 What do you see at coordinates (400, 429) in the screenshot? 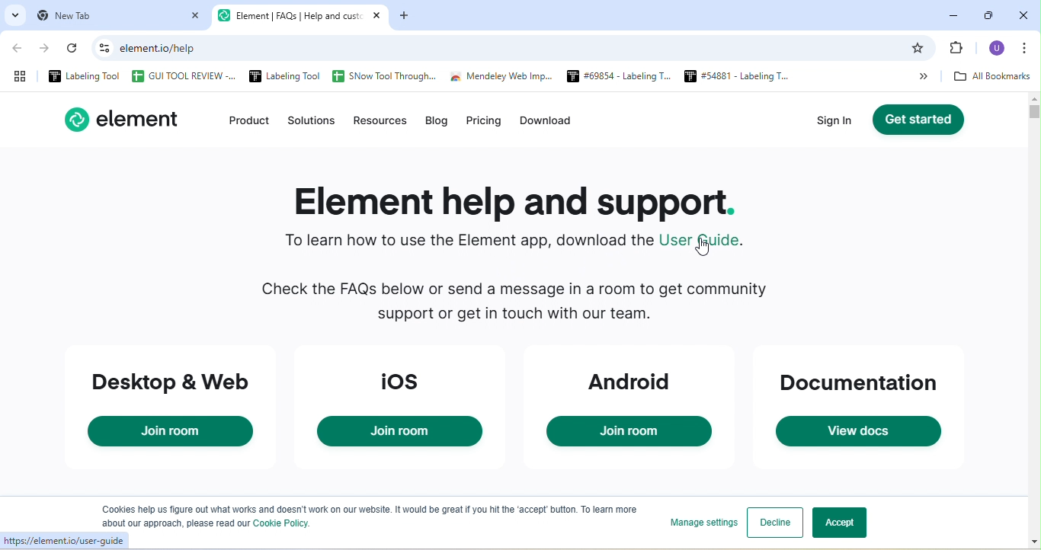
I see `Join room` at bounding box center [400, 429].